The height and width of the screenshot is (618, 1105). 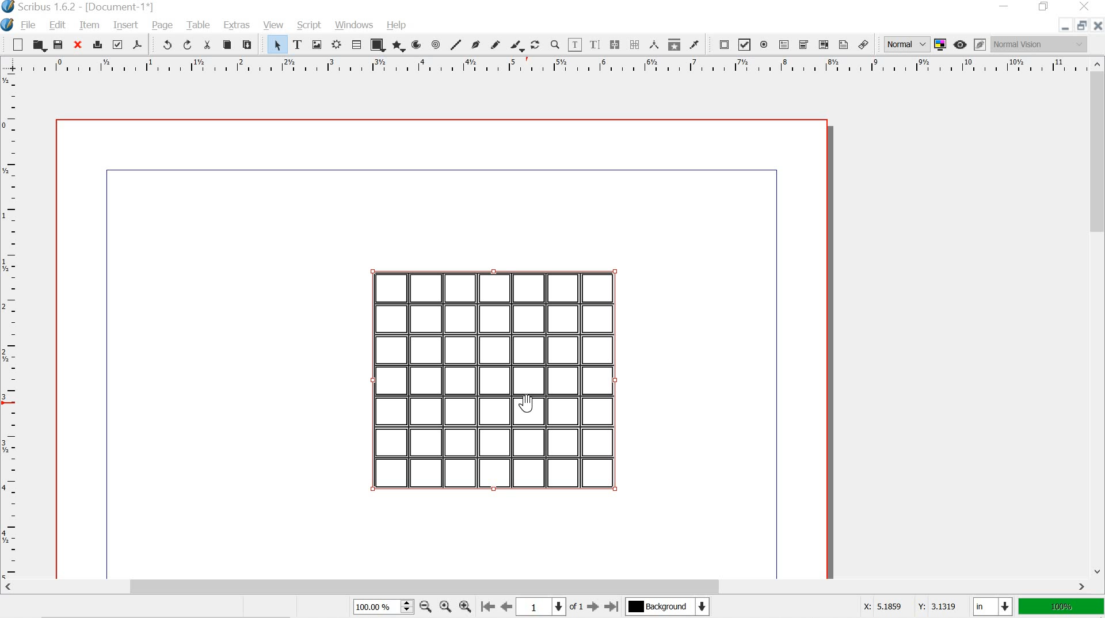 I want to click on help, so click(x=397, y=24).